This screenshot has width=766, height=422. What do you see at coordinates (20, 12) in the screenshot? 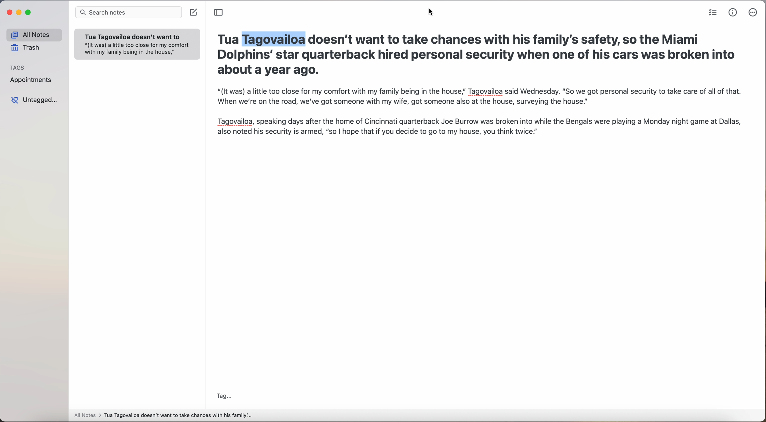
I see `minimize Simplenote` at bounding box center [20, 12].